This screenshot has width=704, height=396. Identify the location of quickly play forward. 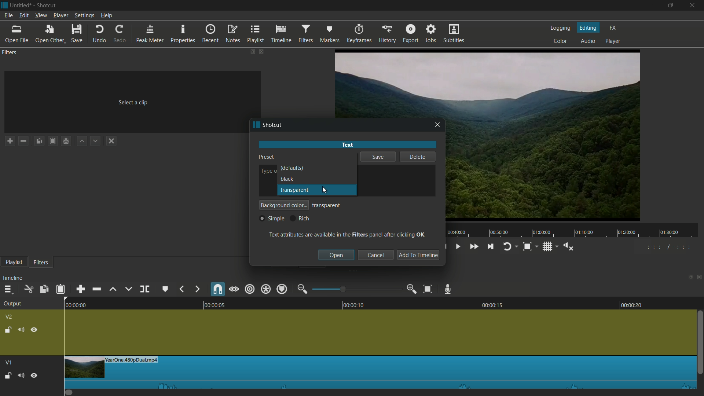
(473, 246).